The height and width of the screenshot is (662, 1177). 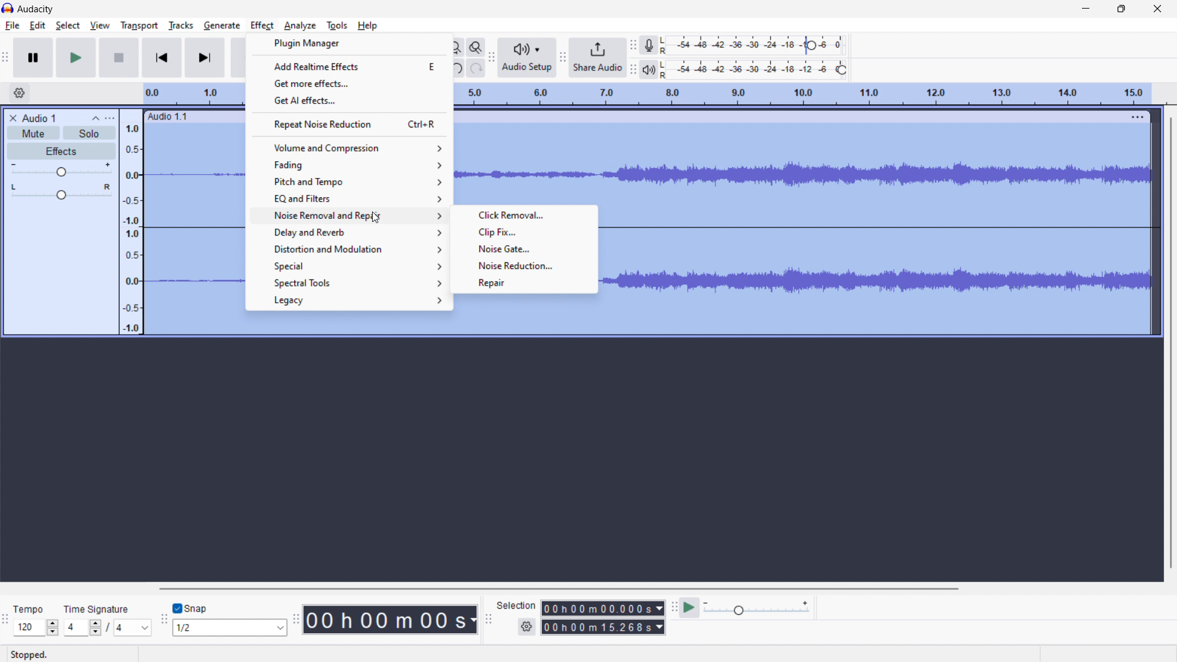 I want to click on Help, so click(x=370, y=25).